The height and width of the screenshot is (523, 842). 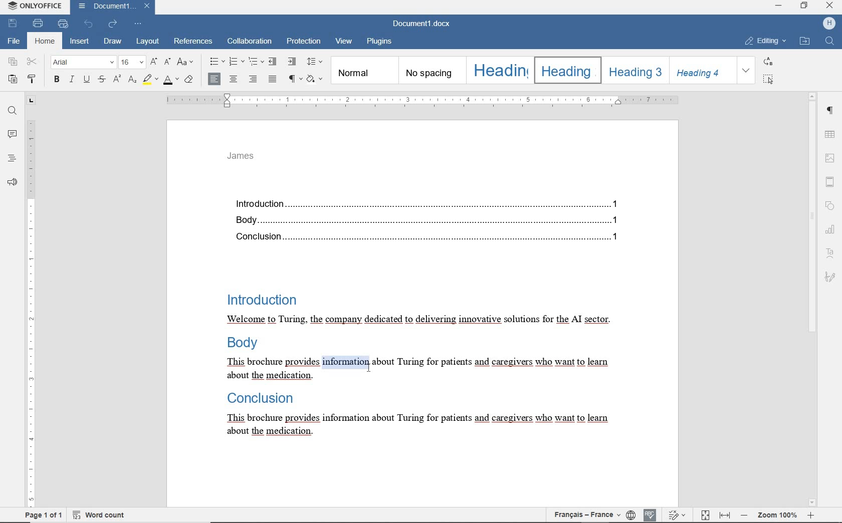 What do you see at coordinates (249, 42) in the screenshot?
I see `COLLABORATION` at bounding box center [249, 42].